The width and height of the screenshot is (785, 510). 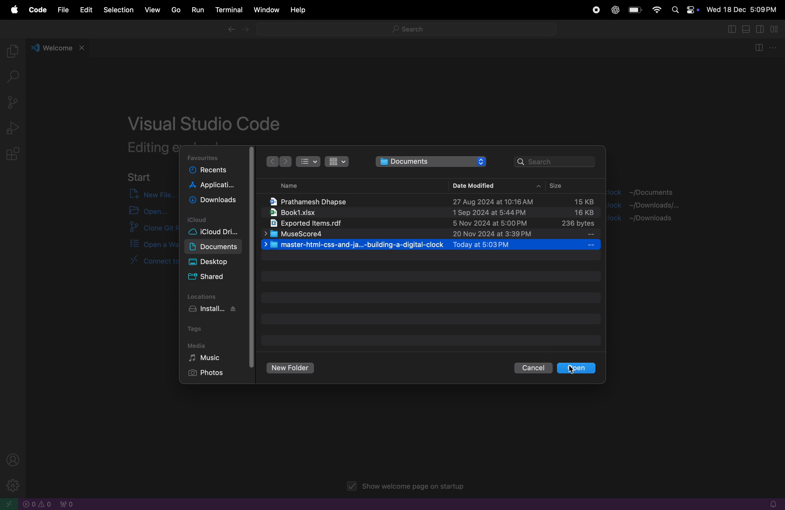 I want to click on search bar, so click(x=405, y=31).